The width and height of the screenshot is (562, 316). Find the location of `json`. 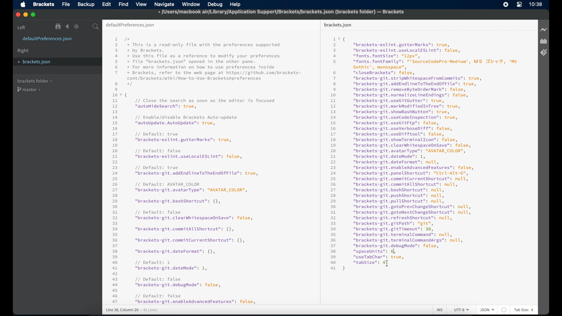

json is located at coordinates (487, 310).